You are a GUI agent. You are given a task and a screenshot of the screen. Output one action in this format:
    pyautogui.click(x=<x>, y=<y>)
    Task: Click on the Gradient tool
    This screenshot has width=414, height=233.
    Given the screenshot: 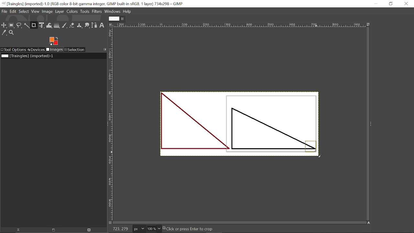 What is the action you would take?
    pyautogui.click(x=57, y=25)
    